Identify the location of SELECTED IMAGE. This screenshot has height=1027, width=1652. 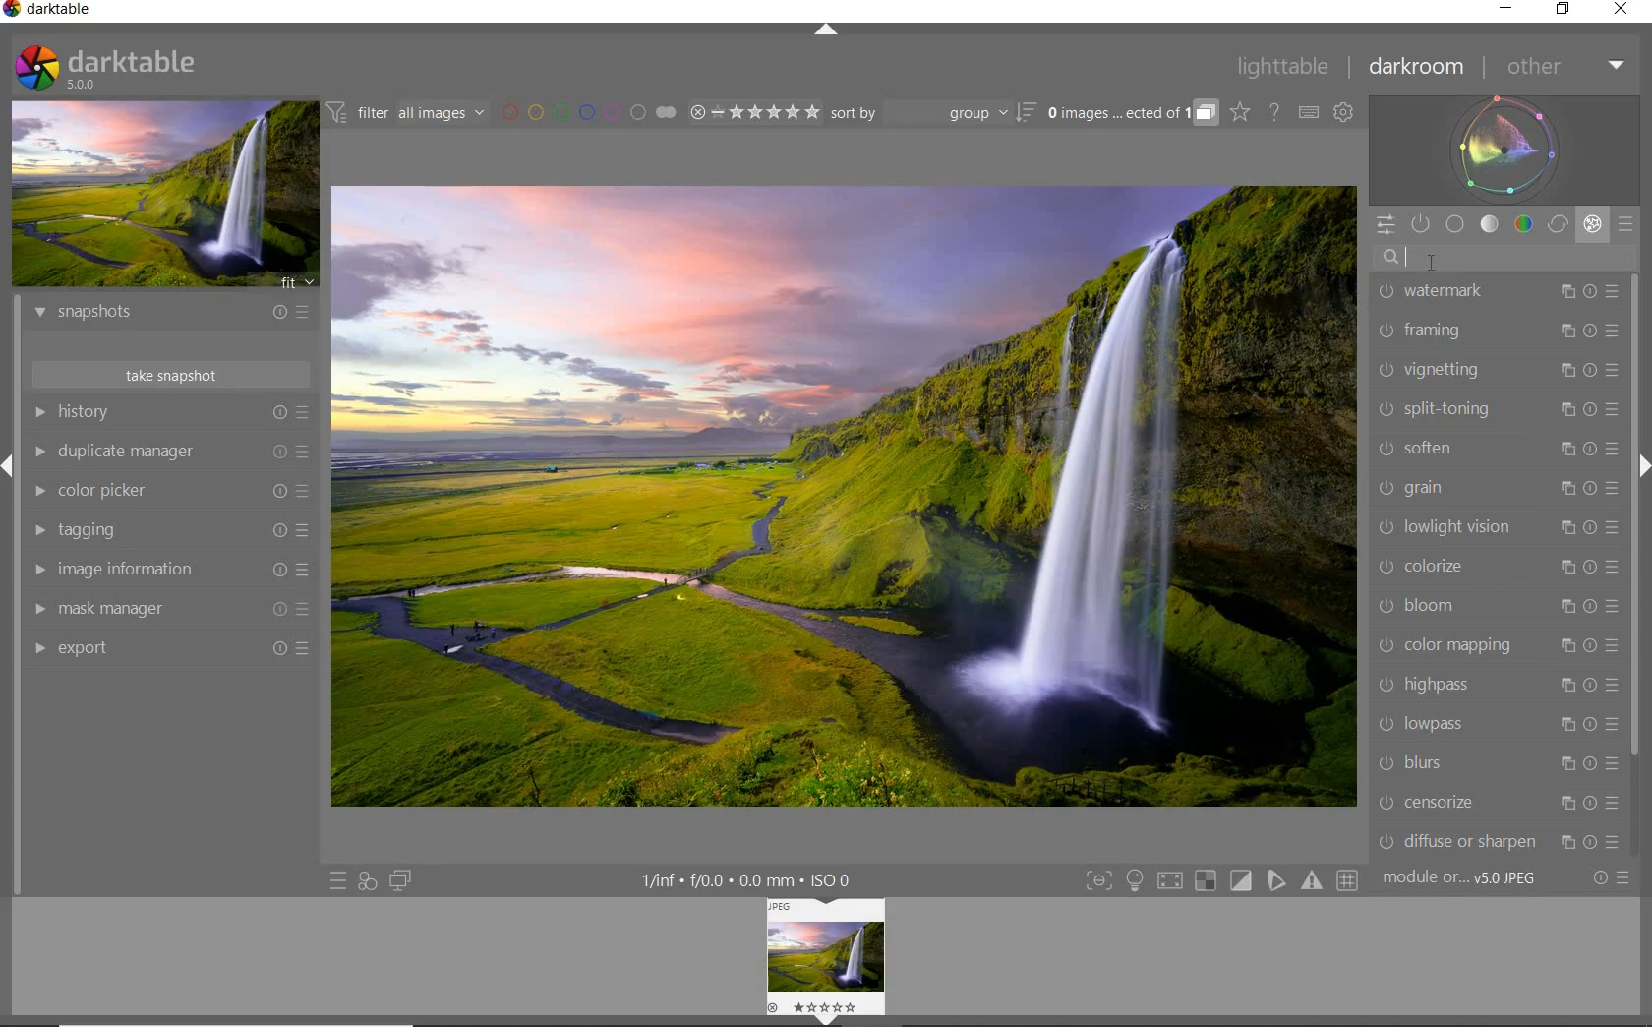
(846, 494).